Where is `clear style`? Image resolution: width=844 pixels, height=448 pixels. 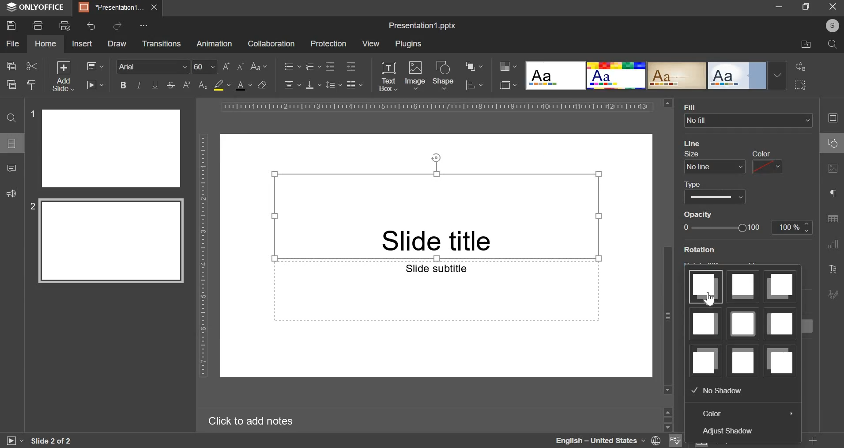 clear style is located at coordinates (262, 84).